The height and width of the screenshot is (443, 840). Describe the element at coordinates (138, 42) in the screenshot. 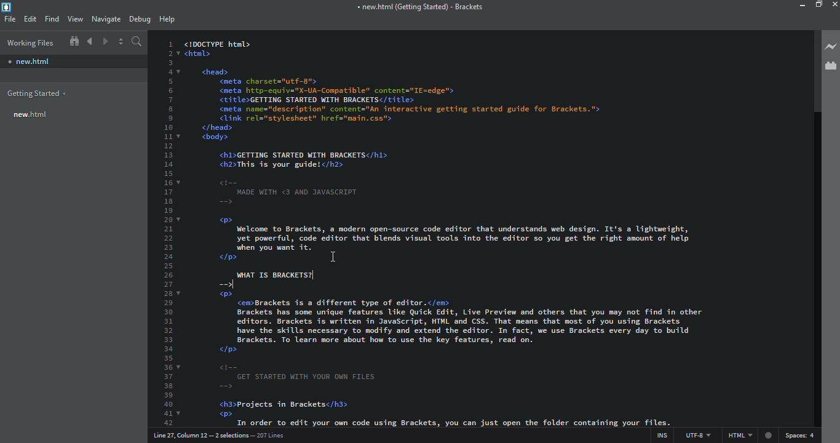

I see `search` at that location.